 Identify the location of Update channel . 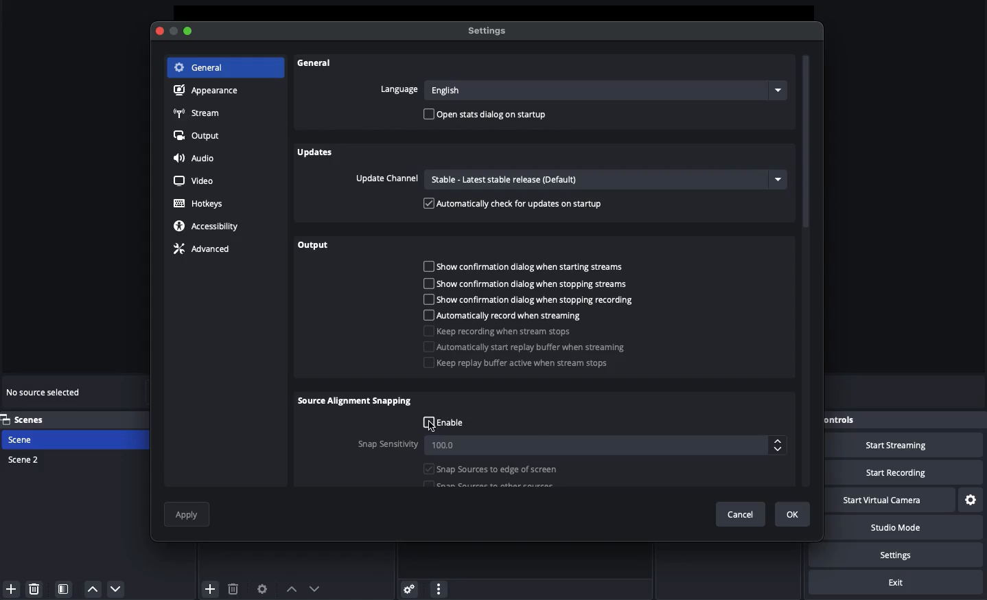
(568, 179).